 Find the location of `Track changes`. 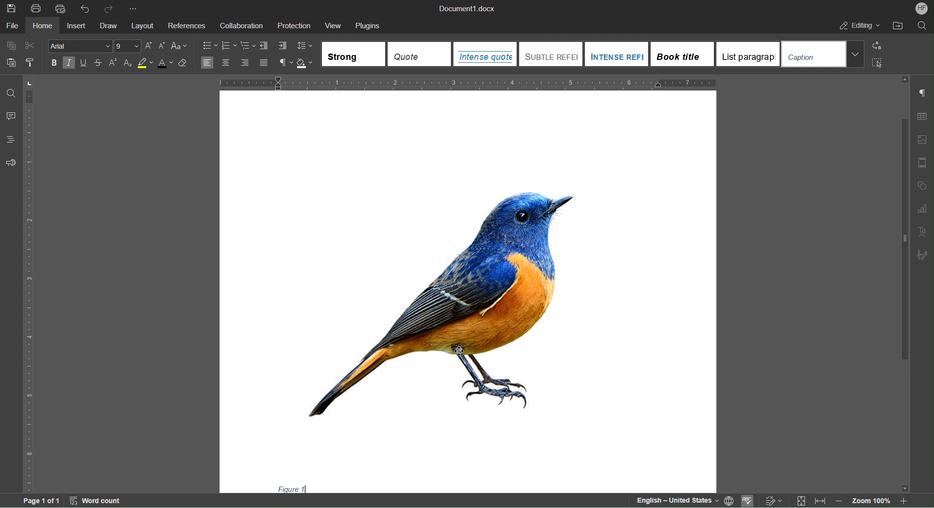

Track changes is located at coordinates (772, 499).